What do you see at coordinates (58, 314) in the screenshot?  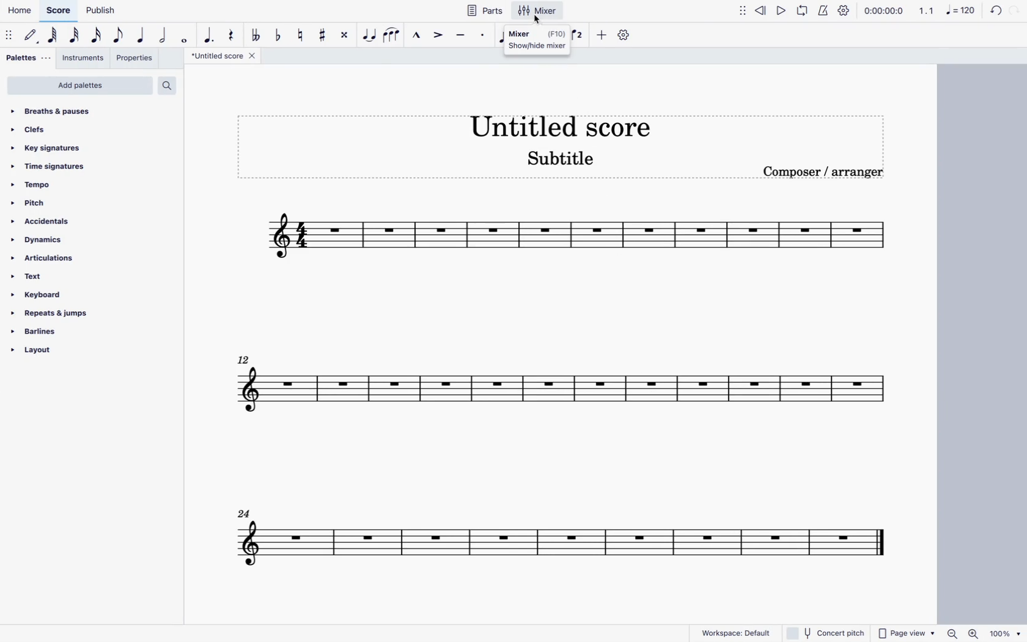 I see `repeats & jumps` at bounding box center [58, 314].